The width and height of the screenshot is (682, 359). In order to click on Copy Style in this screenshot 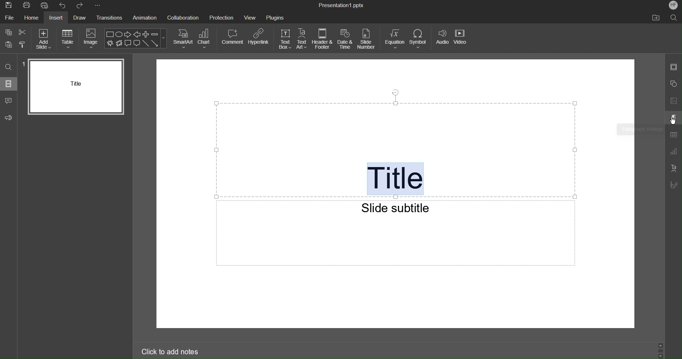, I will do `click(23, 45)`.